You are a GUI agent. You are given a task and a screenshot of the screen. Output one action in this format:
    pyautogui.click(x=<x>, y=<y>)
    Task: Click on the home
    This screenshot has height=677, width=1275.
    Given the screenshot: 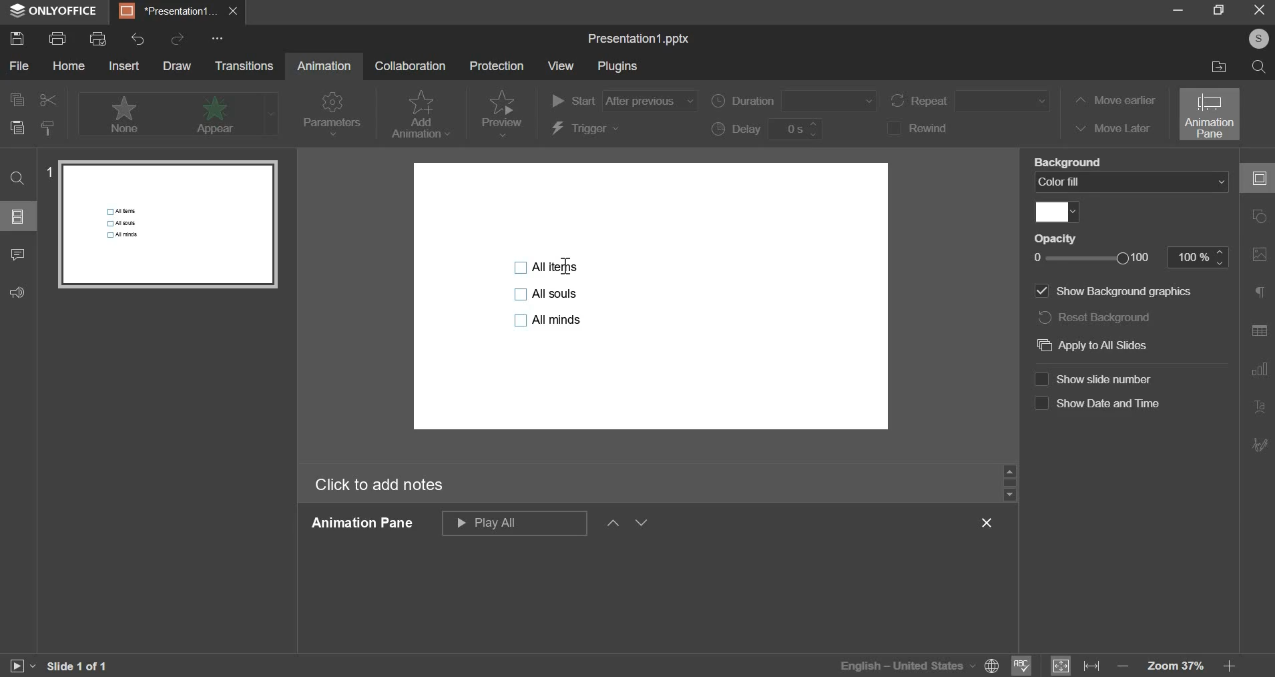 What is the action you would take?
    pyautogui.click(x=69, y=66)
    